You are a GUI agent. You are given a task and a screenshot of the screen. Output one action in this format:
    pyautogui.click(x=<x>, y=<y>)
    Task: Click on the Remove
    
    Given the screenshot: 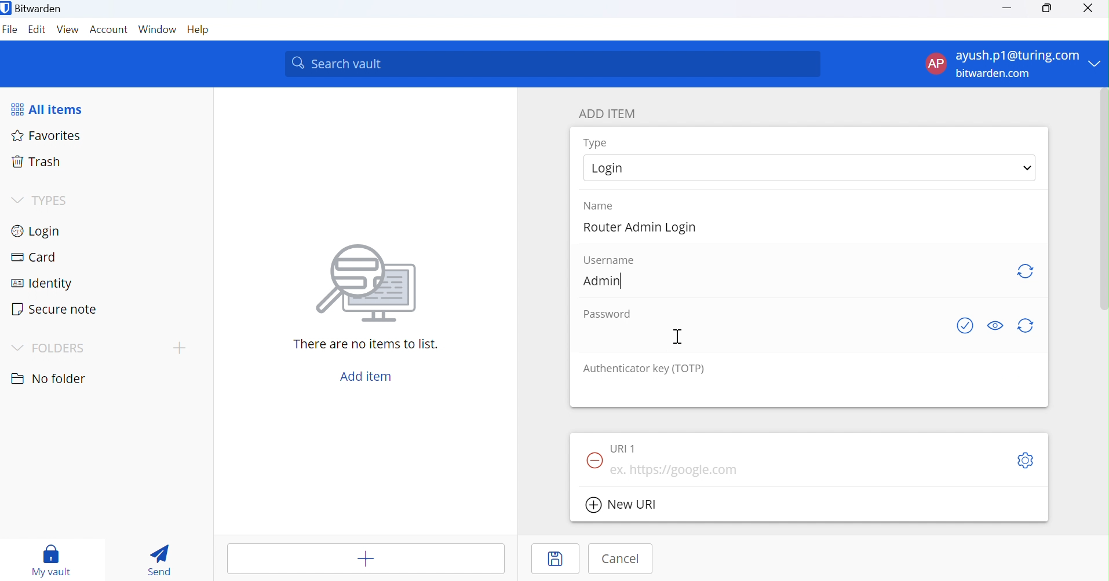 What is the action you would take?
    pyautogui.click(x=594, y=461)
    